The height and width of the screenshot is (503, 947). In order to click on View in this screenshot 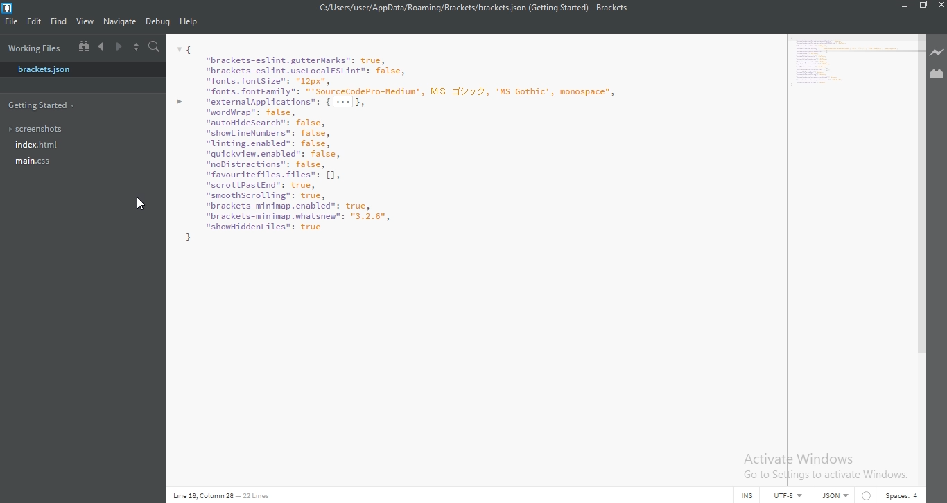, I will do `click(85, 22)`.